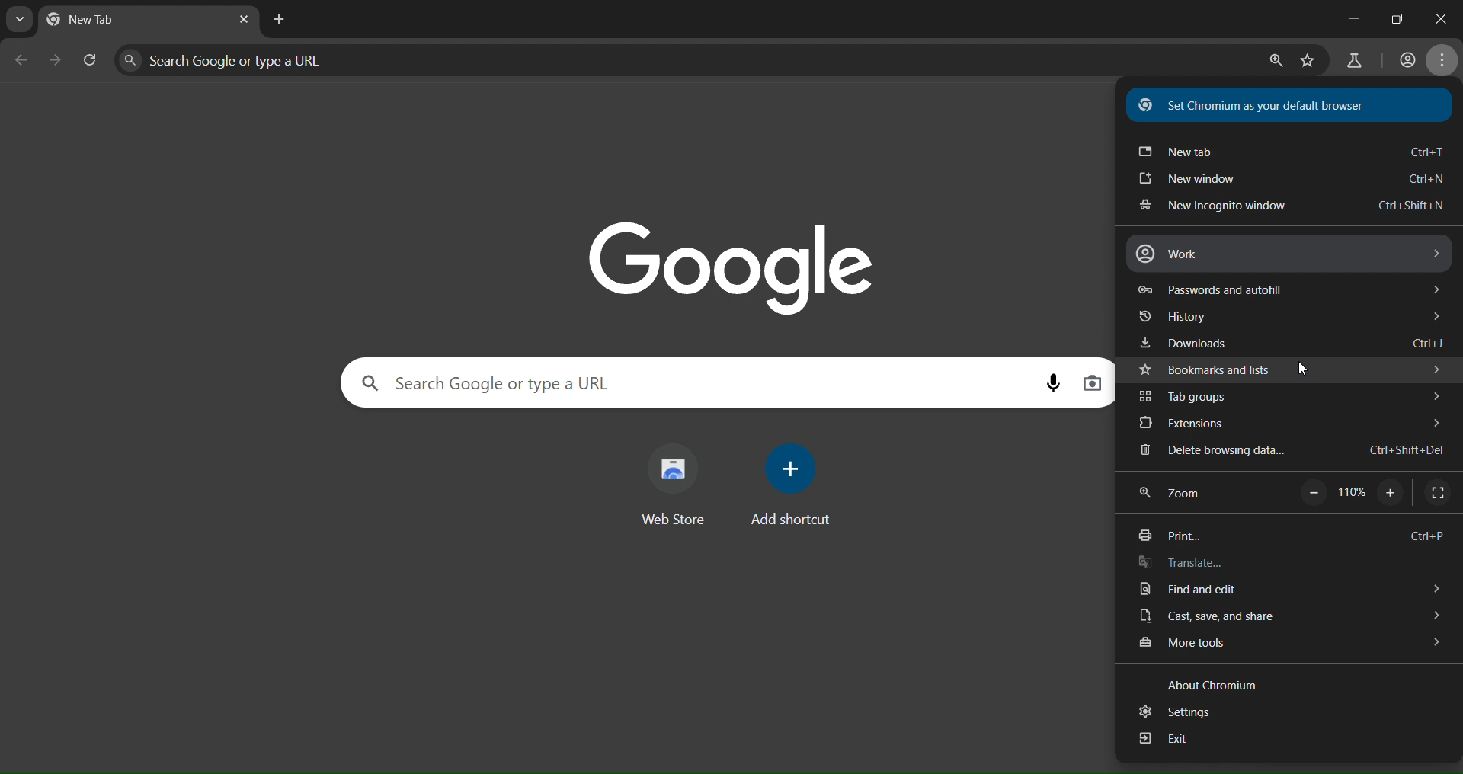 Image resolution: width=1463 pixels, height=774 pixels. I want to click on go back page, so click(24, 59).